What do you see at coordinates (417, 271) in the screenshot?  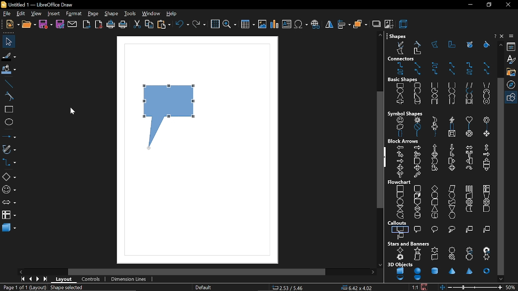 I see `sphere` at bounding box center [417, 271].